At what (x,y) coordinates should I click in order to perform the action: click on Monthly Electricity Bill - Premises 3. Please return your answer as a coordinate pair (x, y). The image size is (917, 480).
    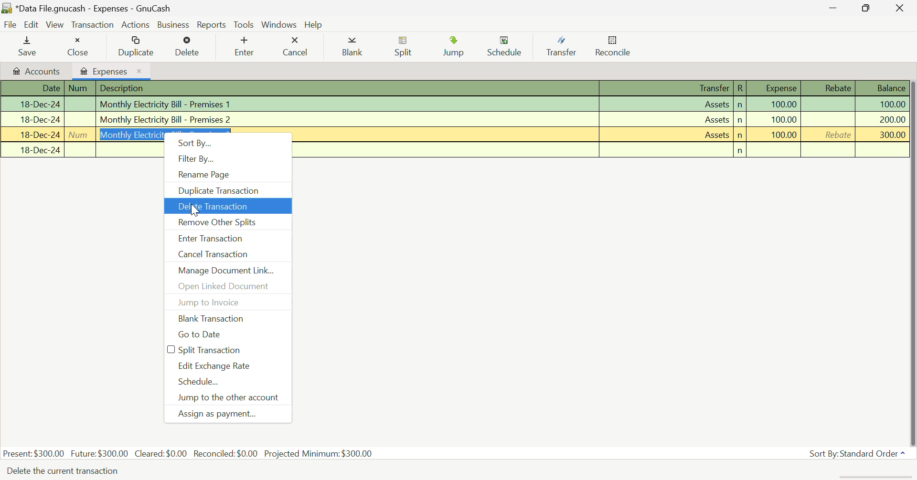
    Looking at the image, I should click on (81, 135).